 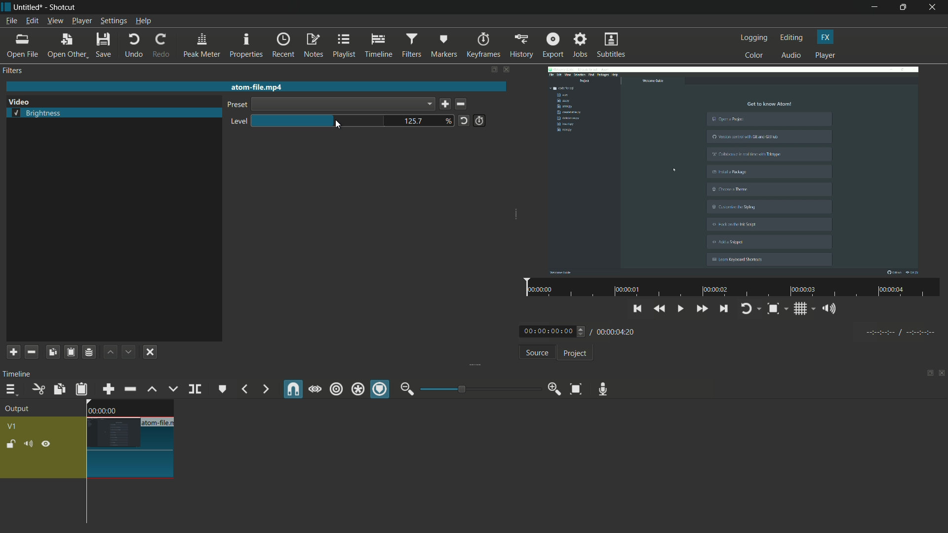 I want to click on add filter, so click(x=12, y=352).